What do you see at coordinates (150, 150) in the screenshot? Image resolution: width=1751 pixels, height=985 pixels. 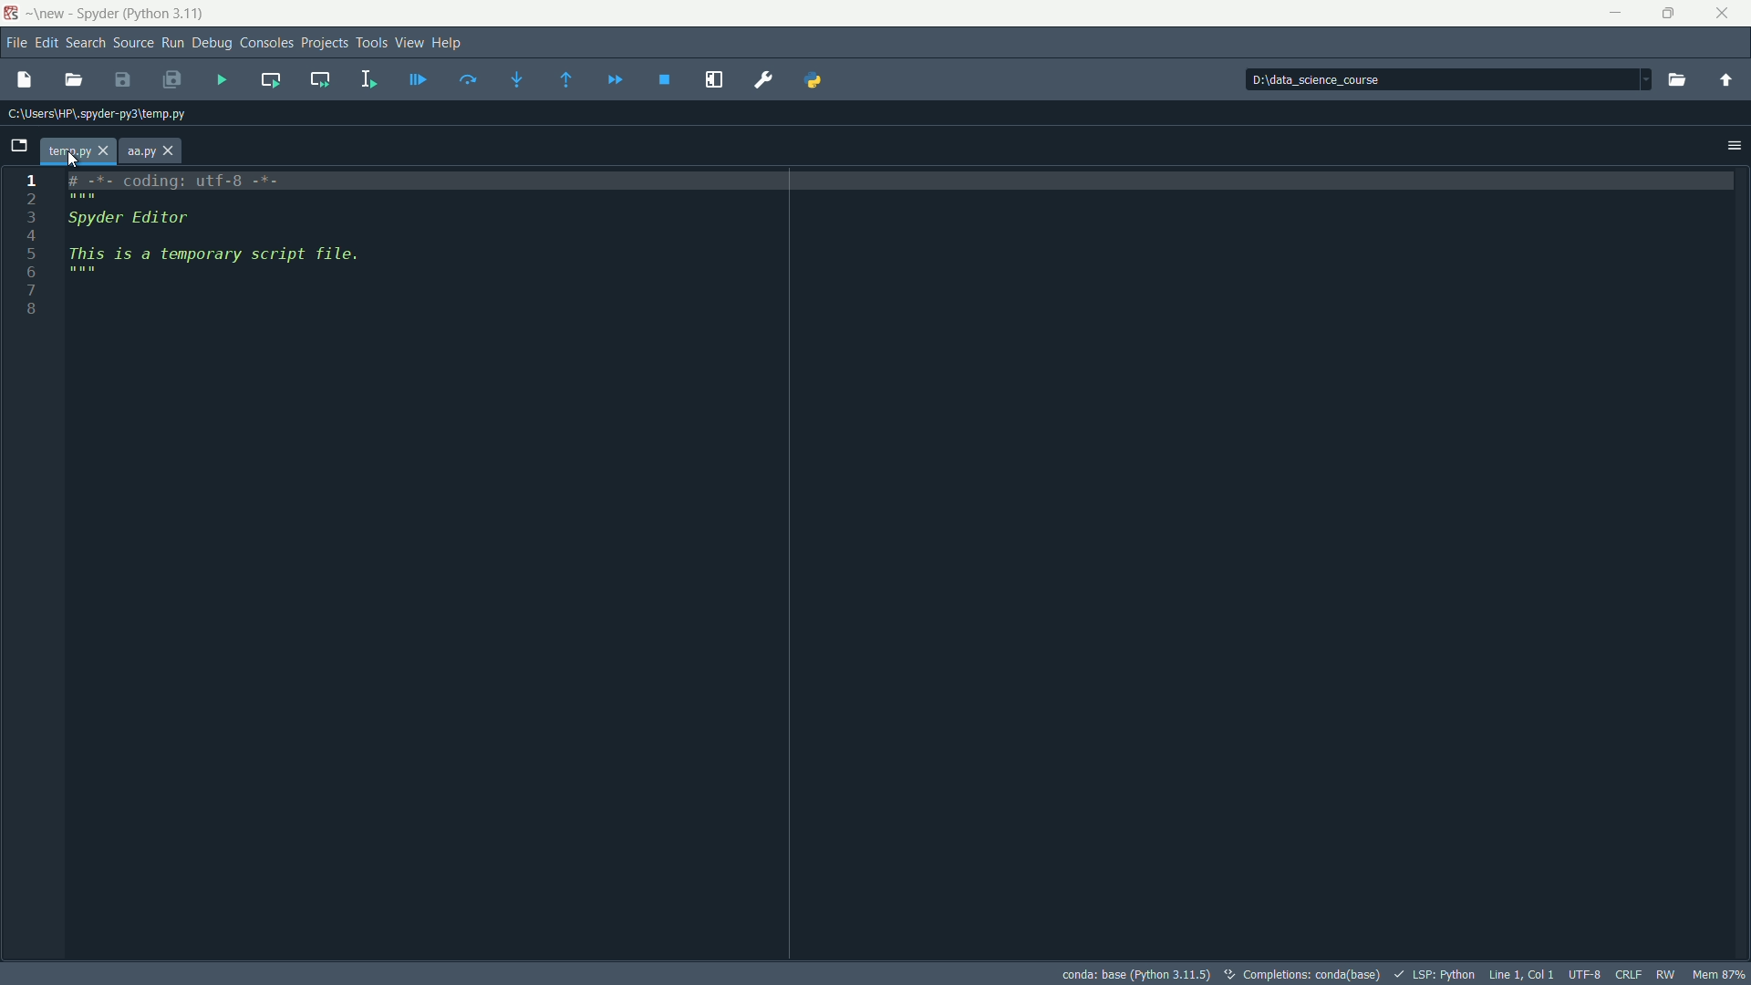 I see `file name` at bounding box center [150, 150].